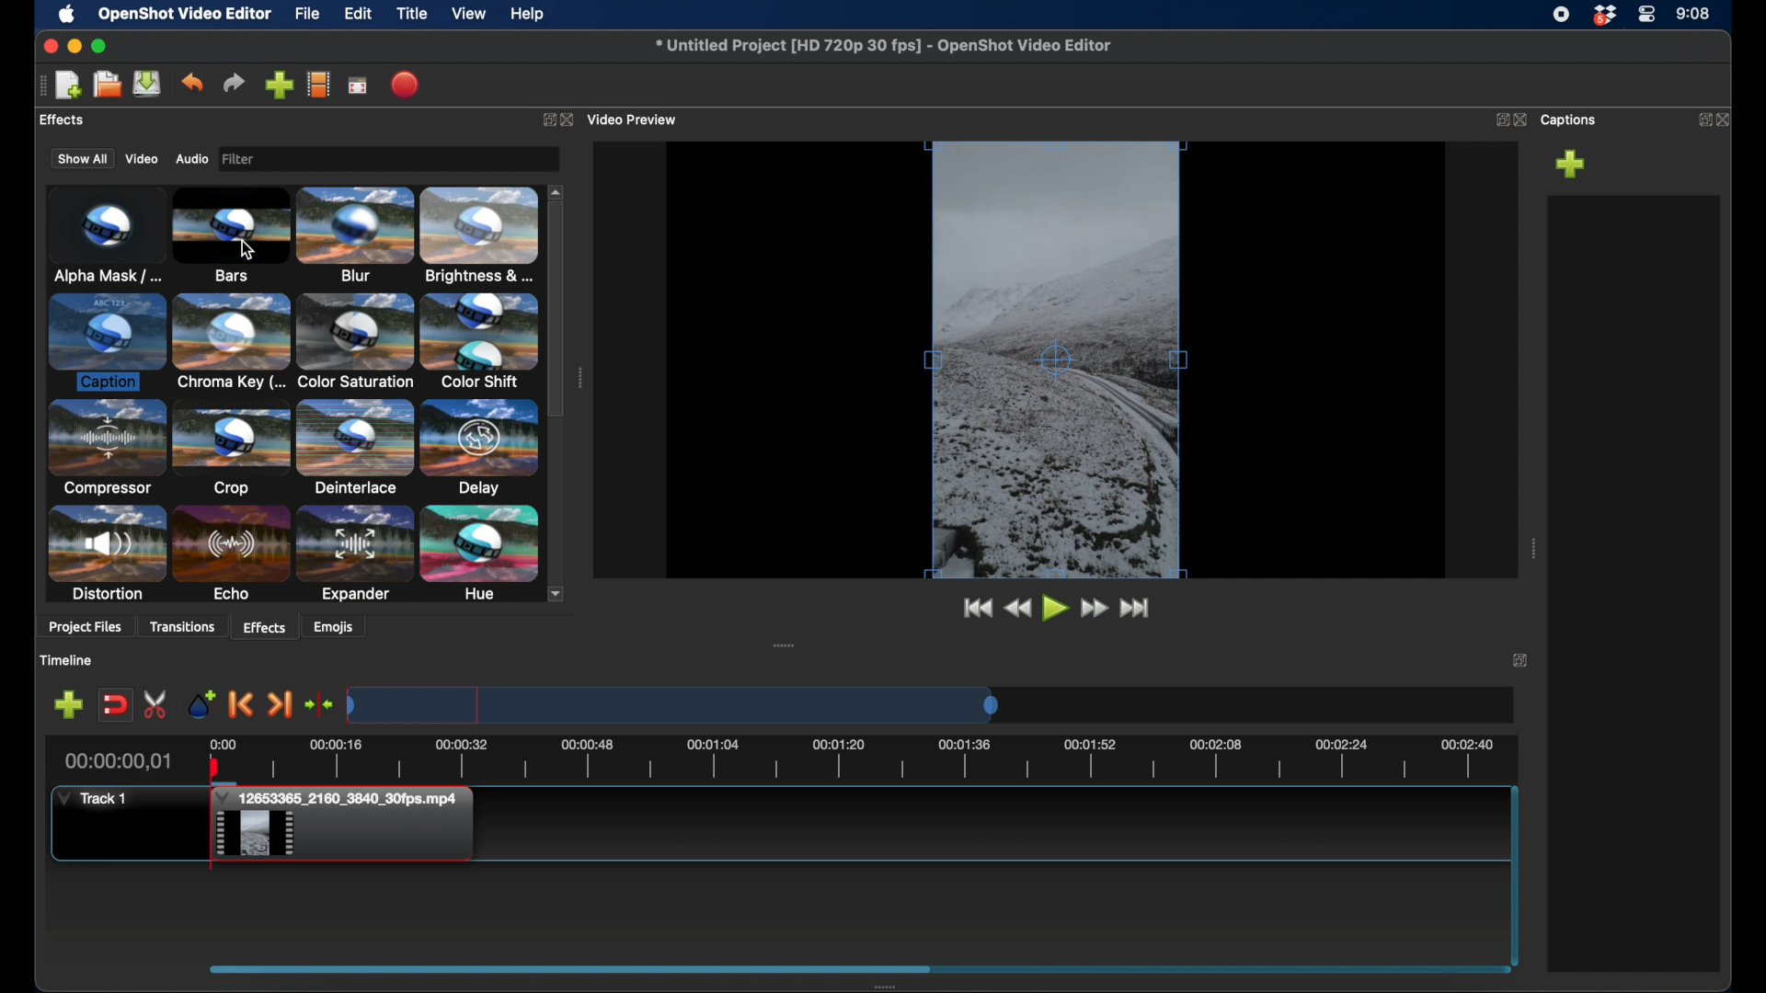 The image size is (1766, 993). I want to click on next marker, so click(280, 704).